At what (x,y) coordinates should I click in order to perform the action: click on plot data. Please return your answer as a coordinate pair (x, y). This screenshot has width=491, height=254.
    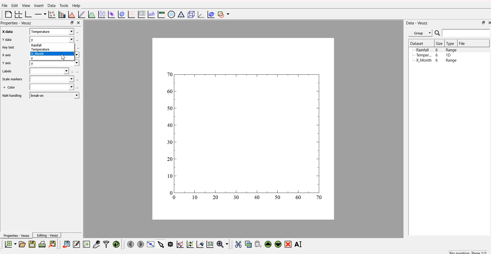
    Looking at the image, I should click on (121, 14).